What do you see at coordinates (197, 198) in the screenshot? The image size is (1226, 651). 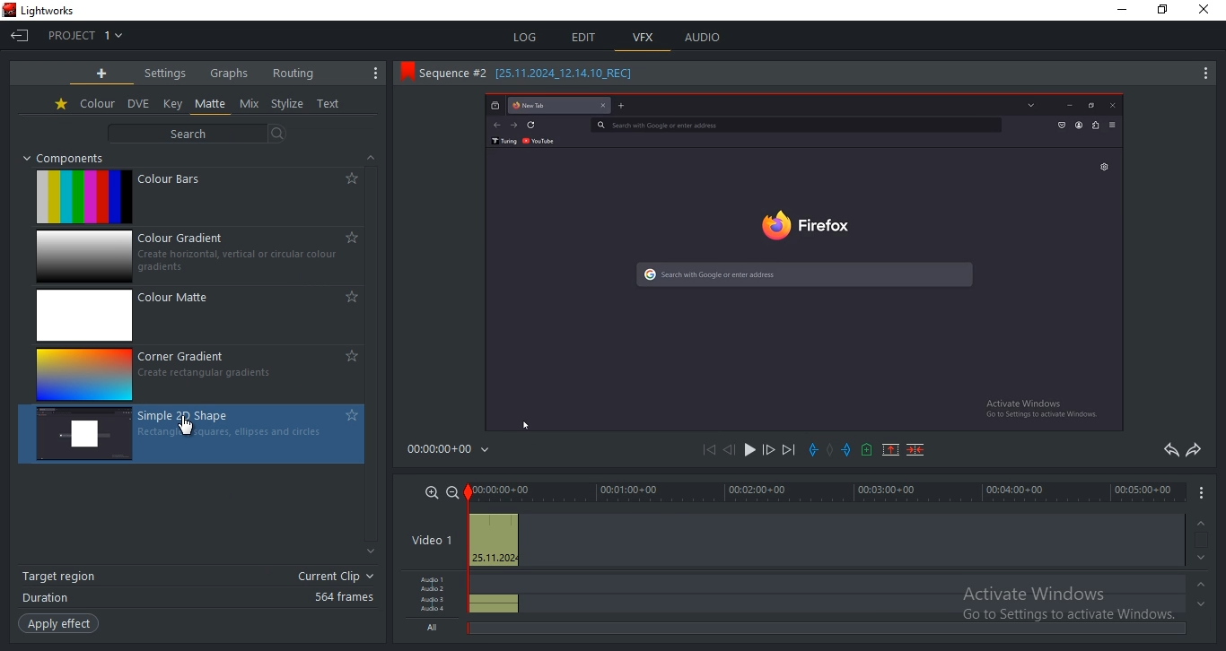 I see `colour bars` at bounding box center [197, 198].